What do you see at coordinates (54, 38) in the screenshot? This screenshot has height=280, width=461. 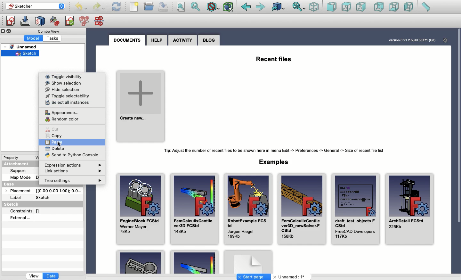 I see `Tasks` at bounding box center [54, 38].